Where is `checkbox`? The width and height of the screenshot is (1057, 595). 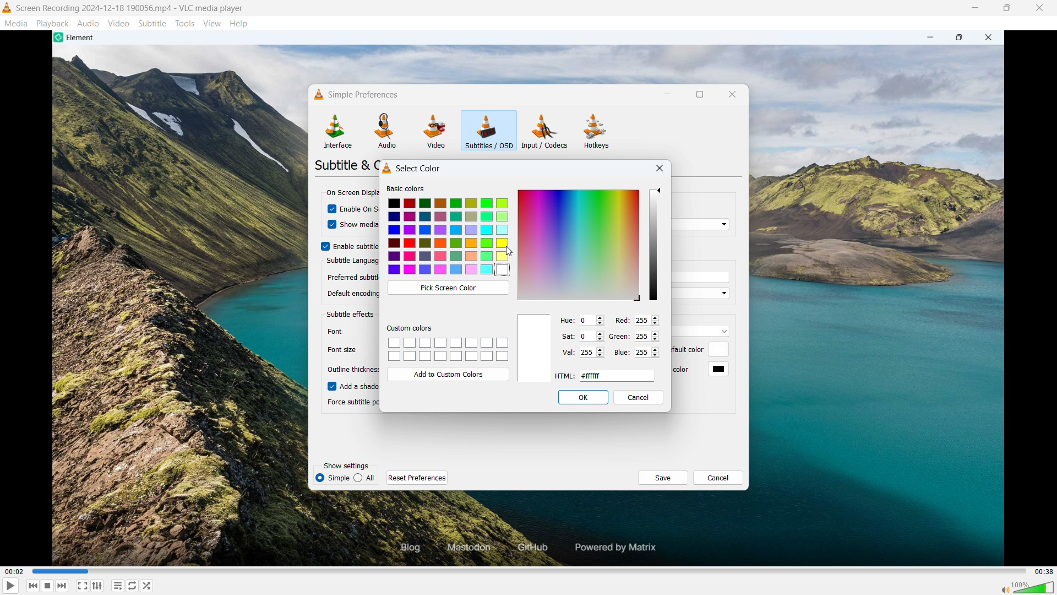
checkbox is located at coordinates (330, 210).